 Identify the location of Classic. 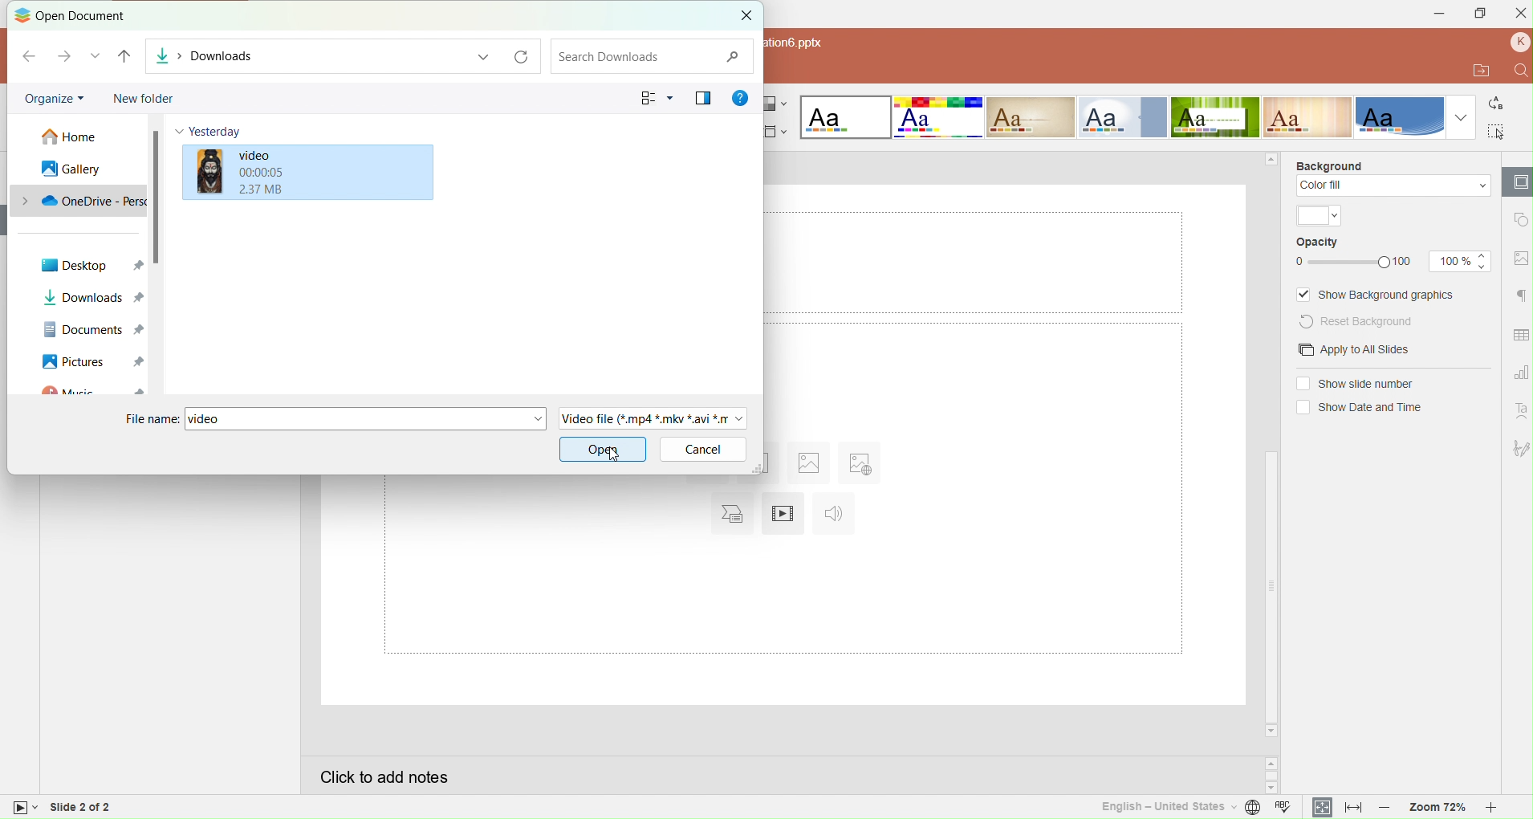
(1031, 117).